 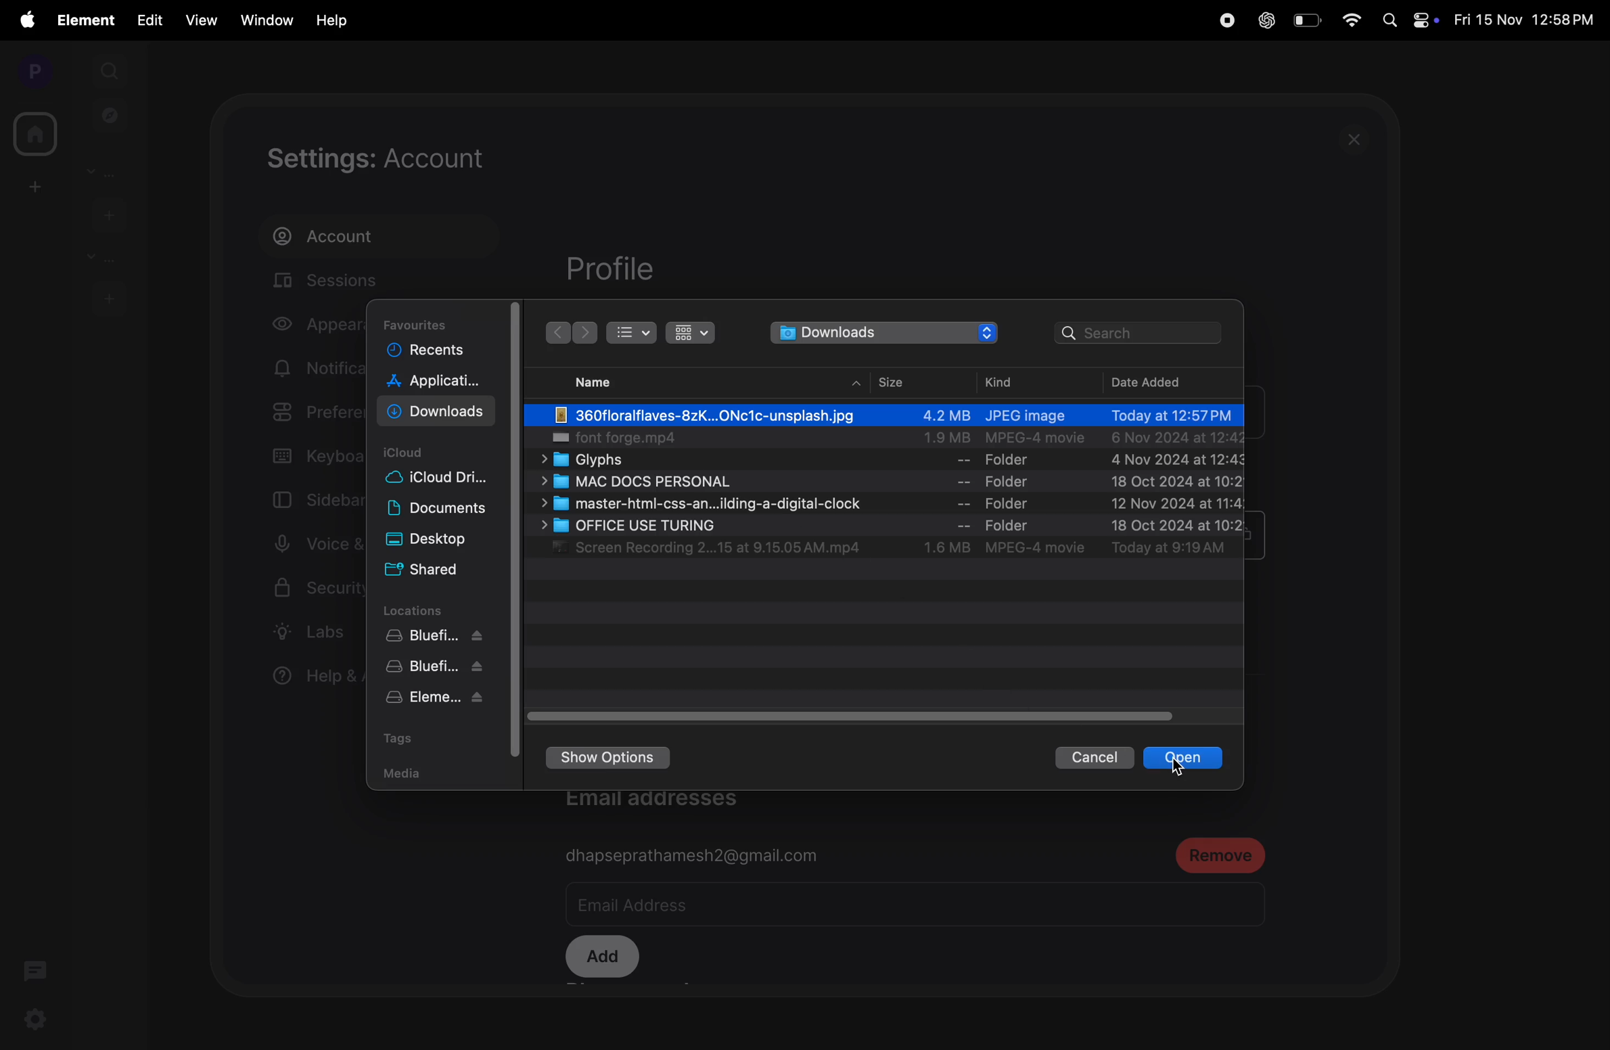 I want to click on add, so click(x=32, y=186).